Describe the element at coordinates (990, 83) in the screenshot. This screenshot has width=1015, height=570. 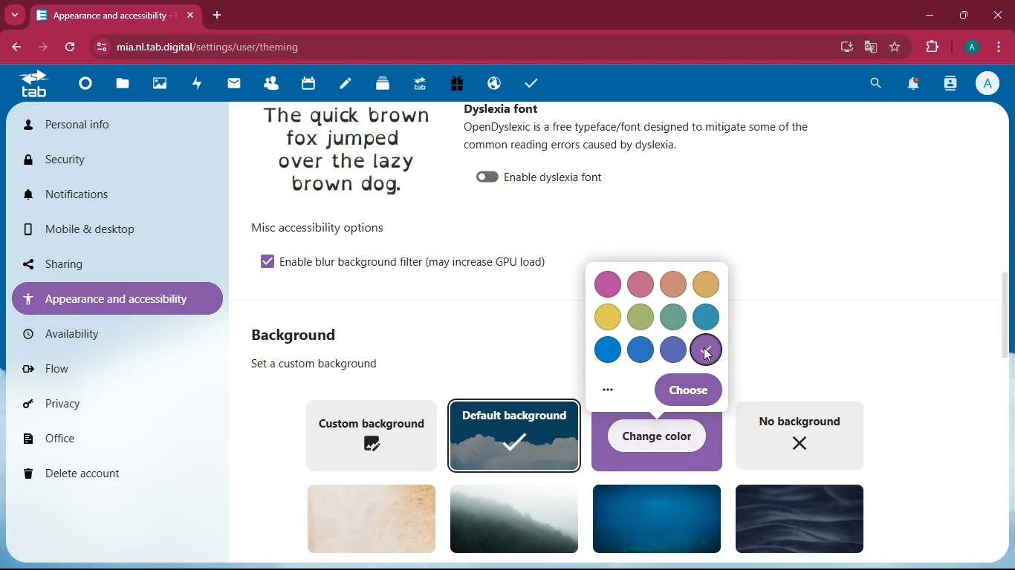
I see `profile` at that location.